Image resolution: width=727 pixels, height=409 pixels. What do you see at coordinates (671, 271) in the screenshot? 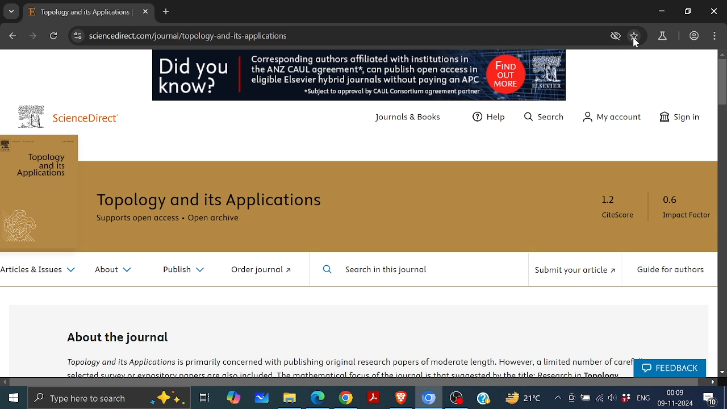
I see `guide for authors` at bounding box center [671, 271].